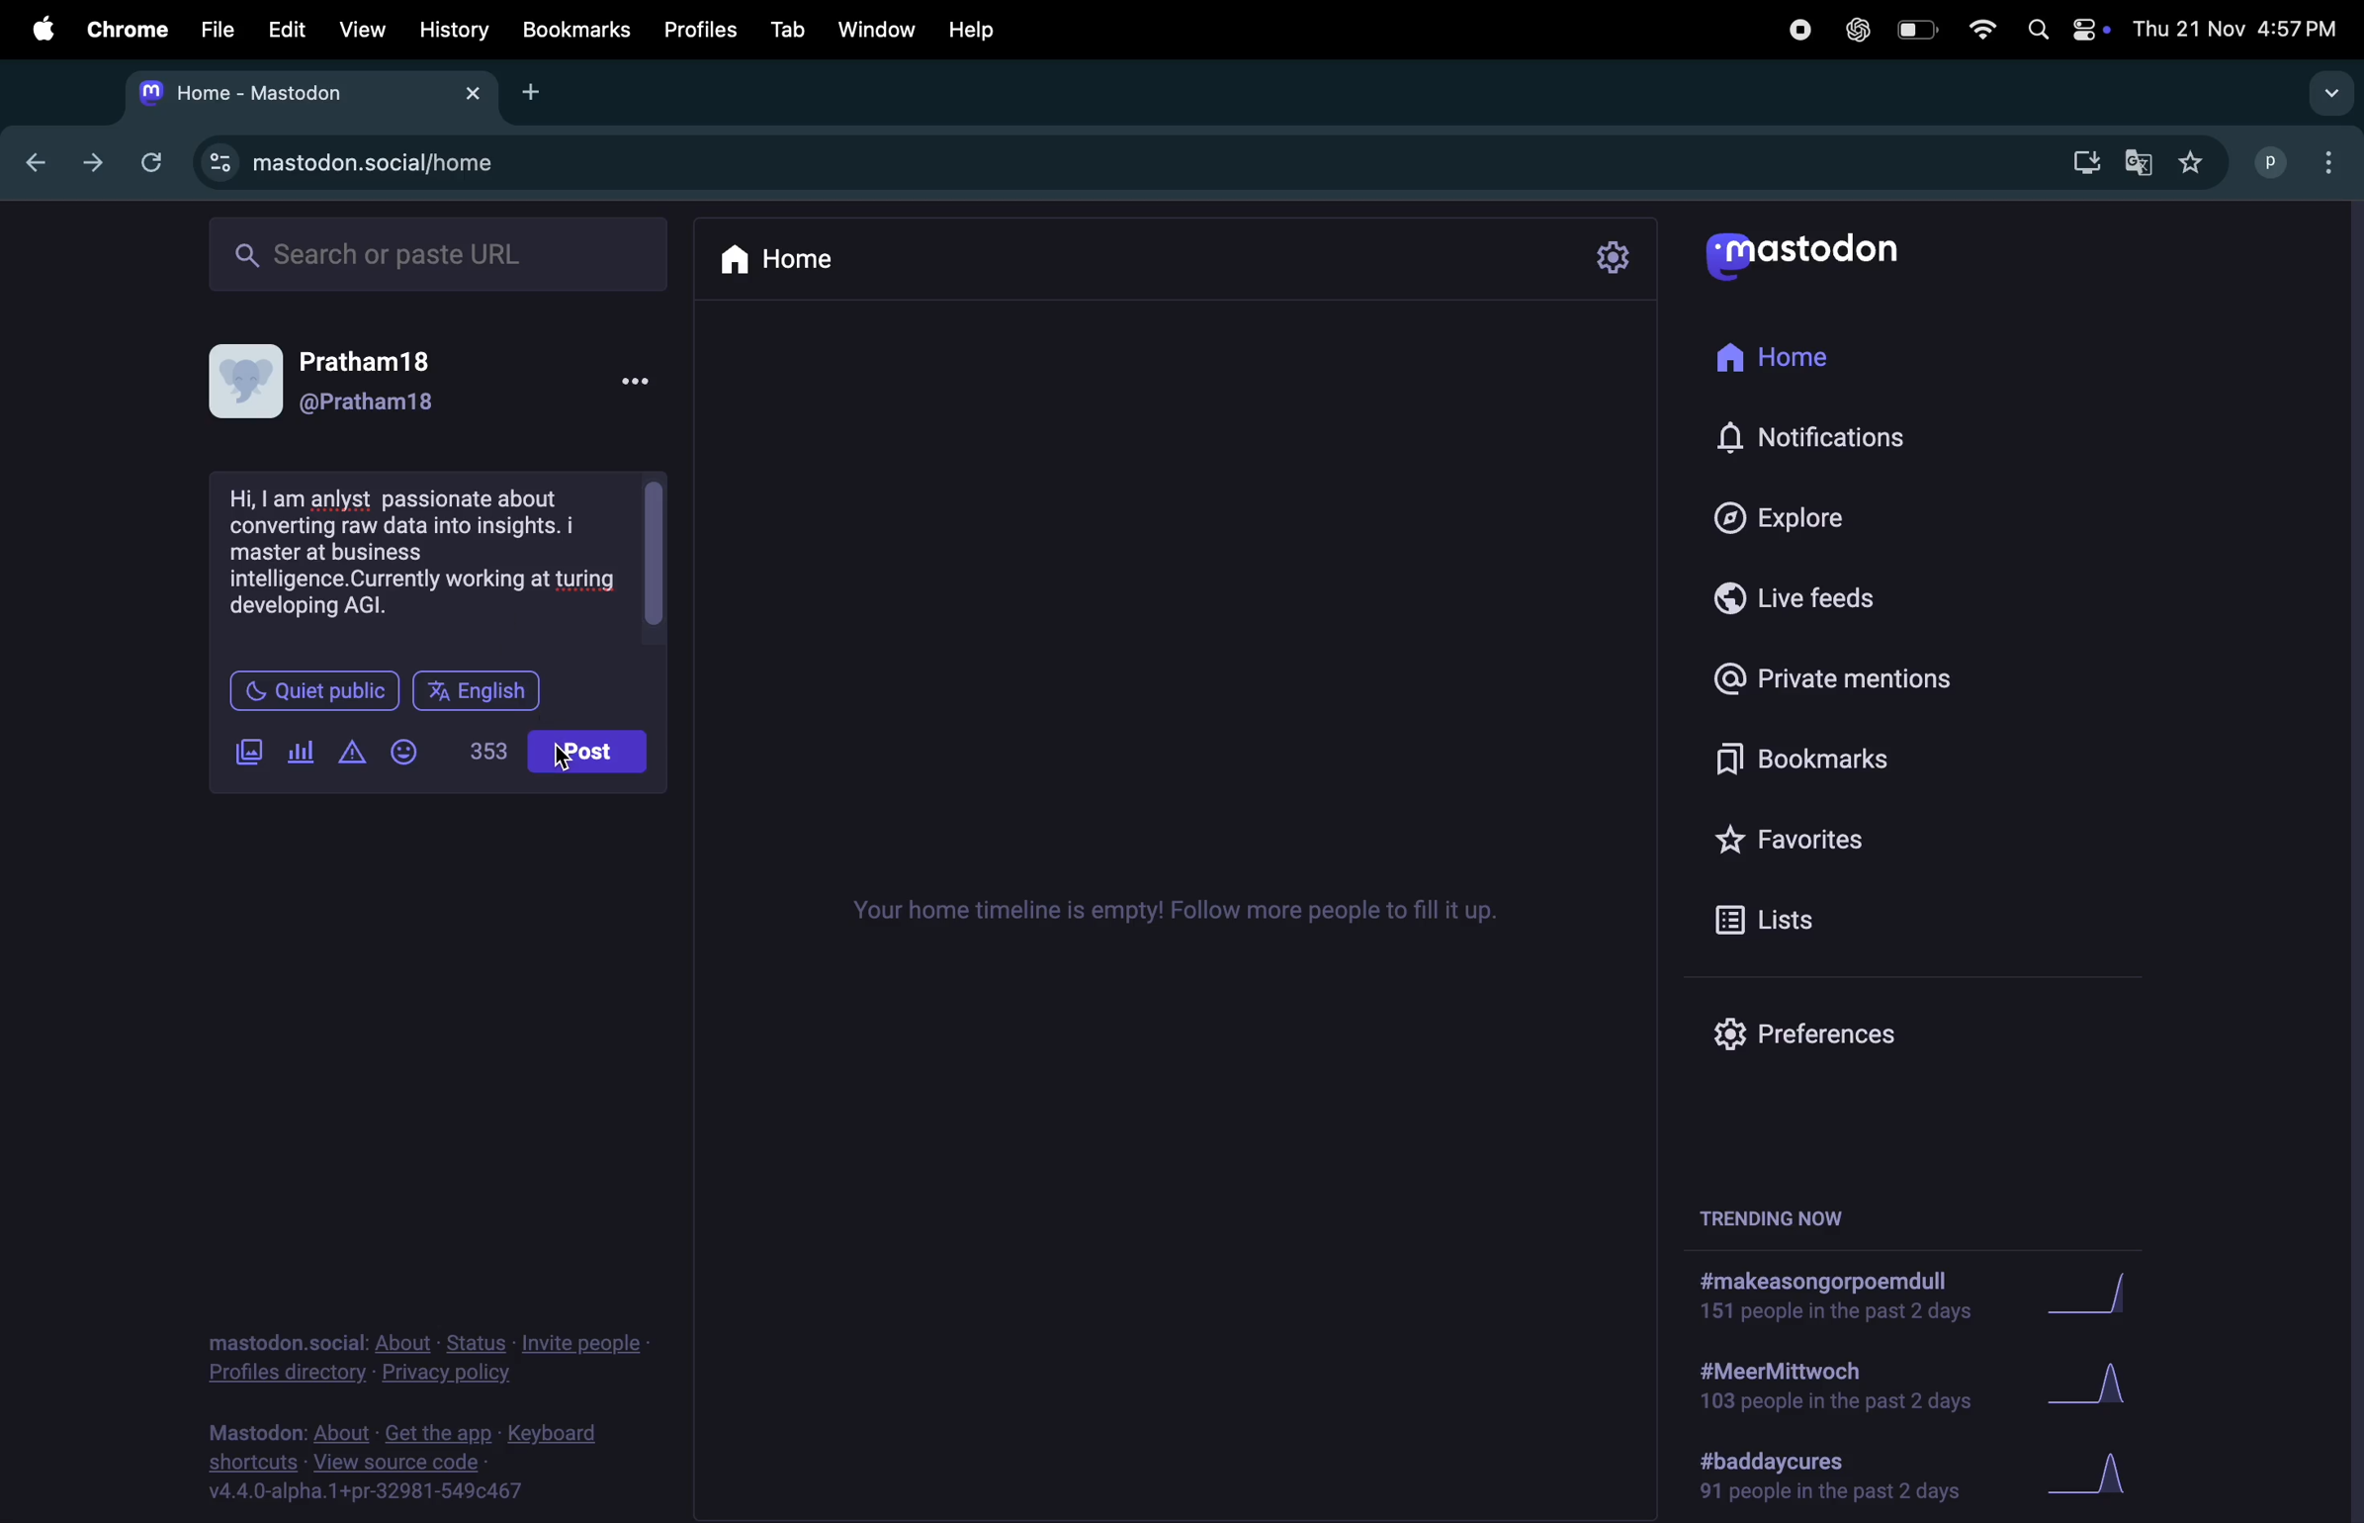  What do you see at coordinates (441, 254) in the screenshot?
I see `searchbar` at bounding box center [441, 254].